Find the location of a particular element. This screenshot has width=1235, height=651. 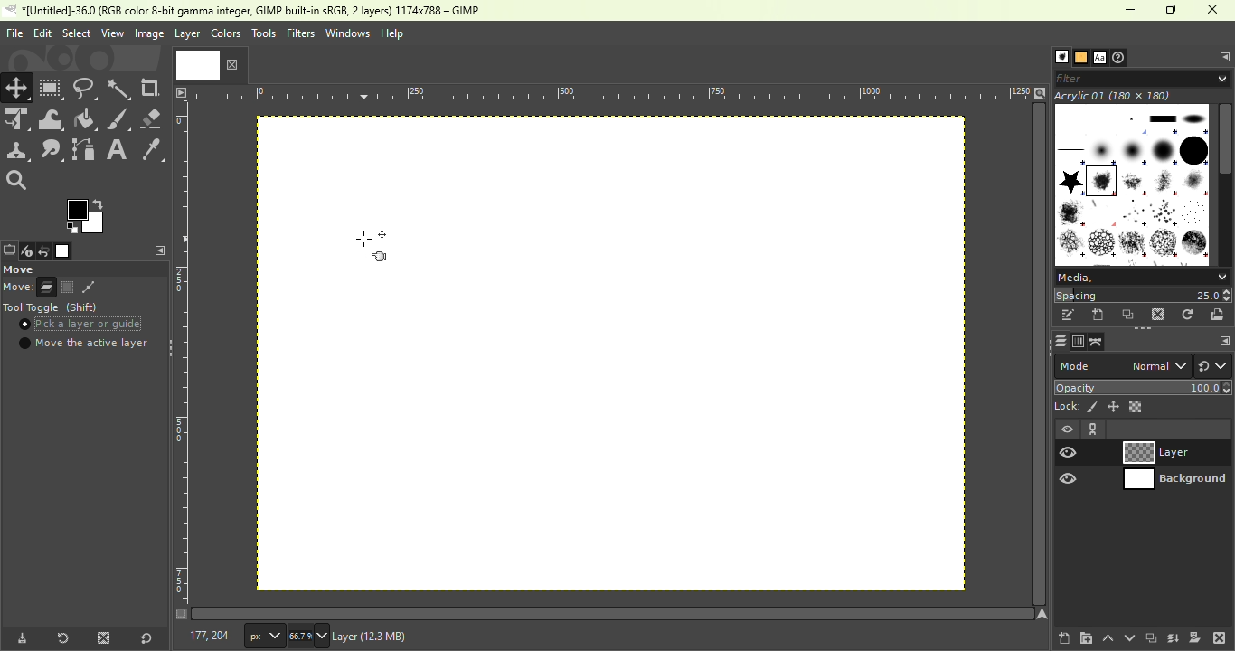

Subtract from the current selection is located at coordinates (89, 288).